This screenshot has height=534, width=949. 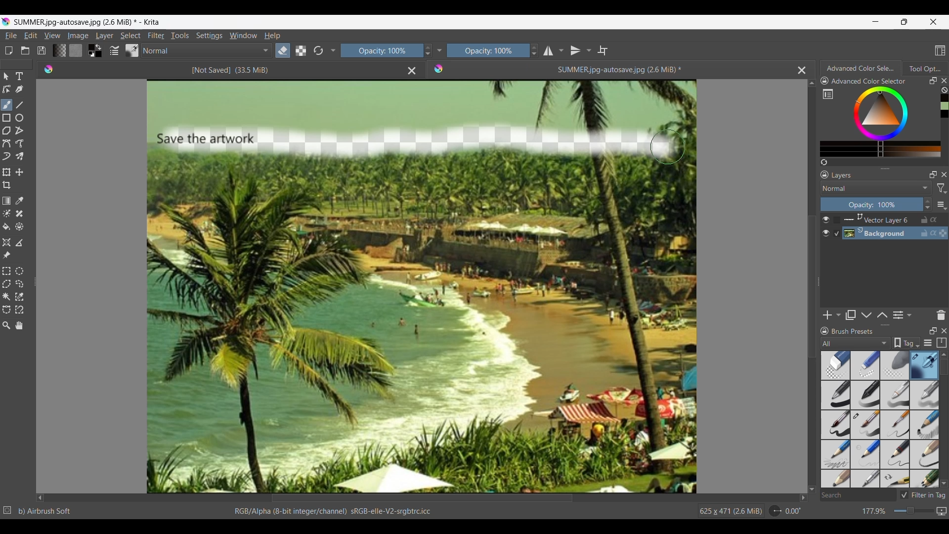 I want to click on Filter options, so click(x=942, y=188).